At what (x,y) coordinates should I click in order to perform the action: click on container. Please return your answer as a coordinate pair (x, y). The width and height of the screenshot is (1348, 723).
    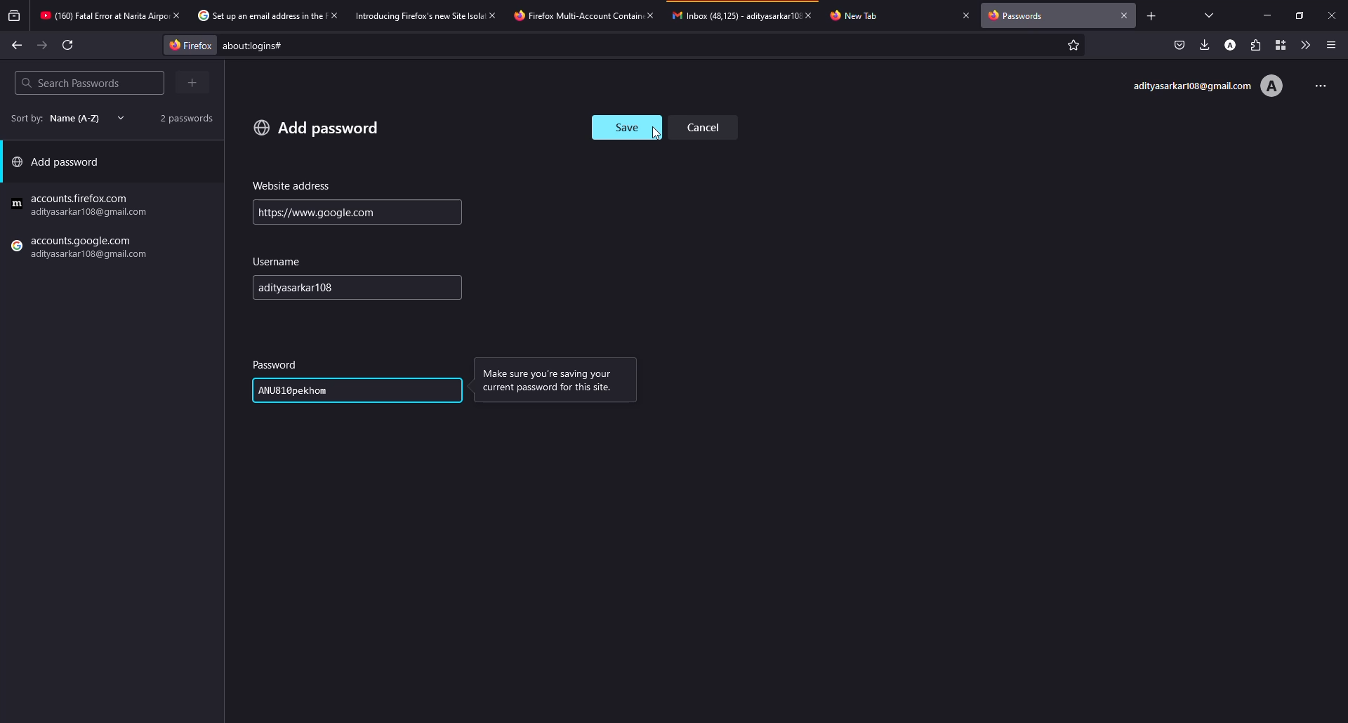
    Looking at the image, I should click on (1277, 45).